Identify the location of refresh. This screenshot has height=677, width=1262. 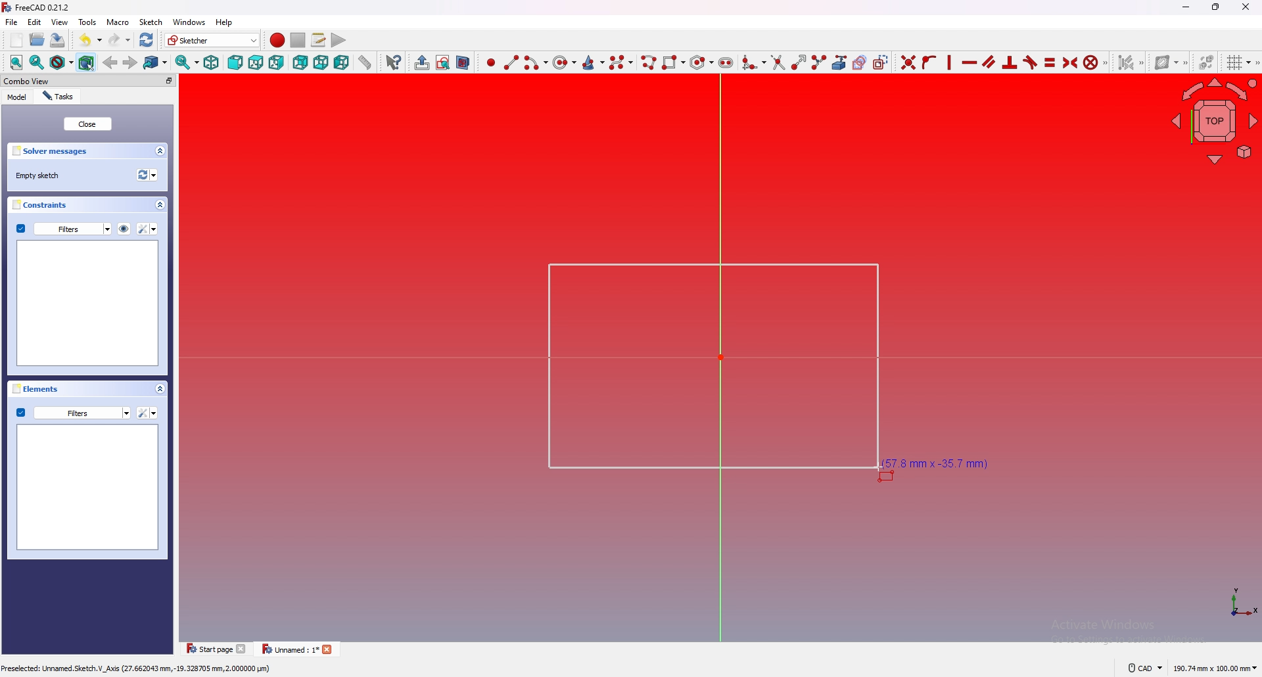
(147, 175).